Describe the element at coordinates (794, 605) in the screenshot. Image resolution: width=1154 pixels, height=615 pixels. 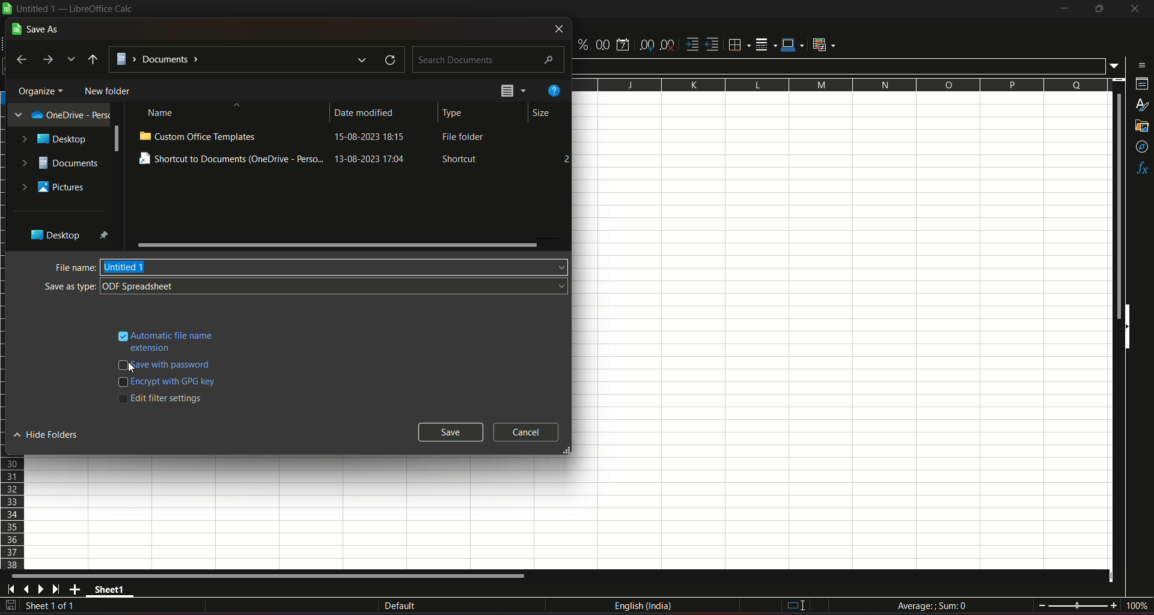
I see `standard selection` at that location.